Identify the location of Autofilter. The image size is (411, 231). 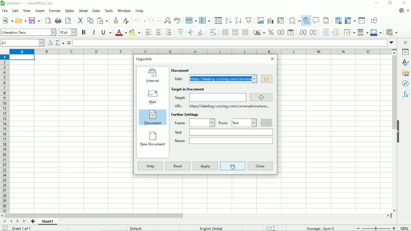
(248, 20).